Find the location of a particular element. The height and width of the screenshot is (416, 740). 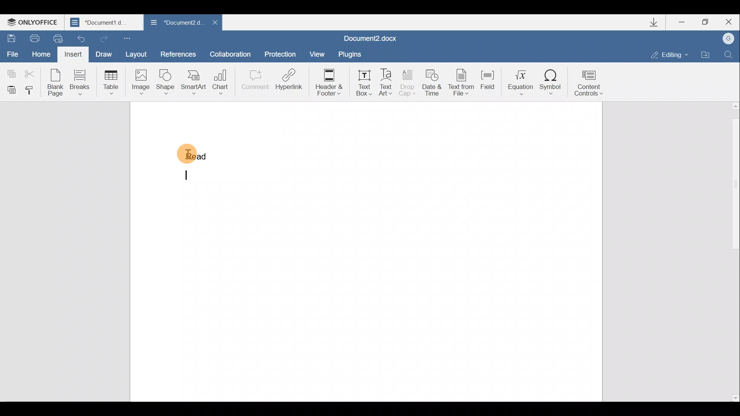

References is located at coordinates (178, 54).